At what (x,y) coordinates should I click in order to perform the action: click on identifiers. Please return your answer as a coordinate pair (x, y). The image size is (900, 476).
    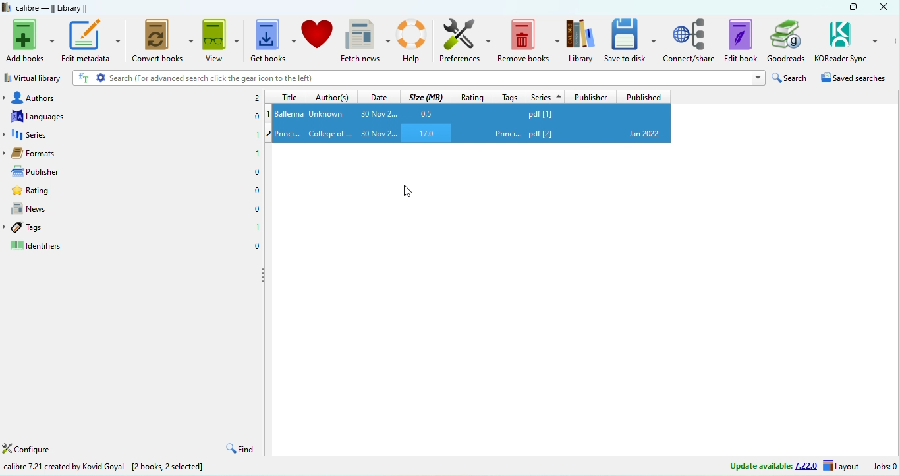
    Looking at the image, I should click on (40, 247).